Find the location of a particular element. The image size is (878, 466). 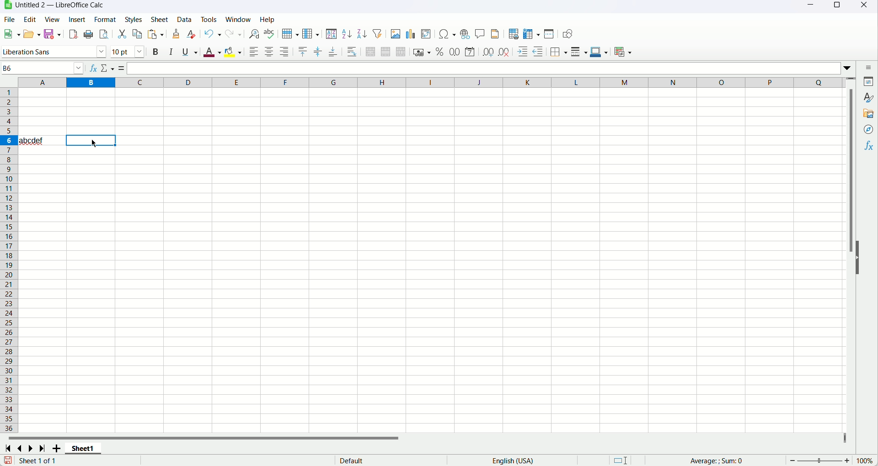

view is located at coordinates (52, 19).